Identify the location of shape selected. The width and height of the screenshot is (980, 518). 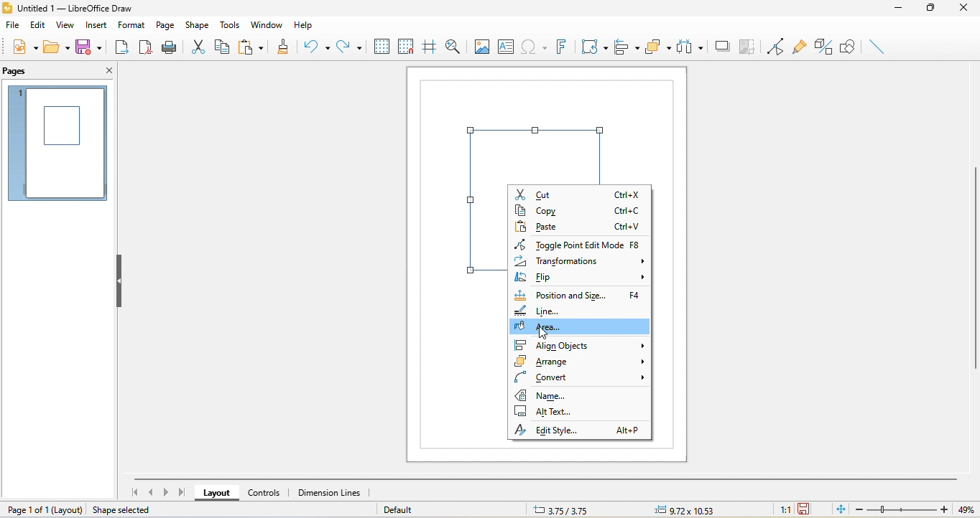
(128, 509).